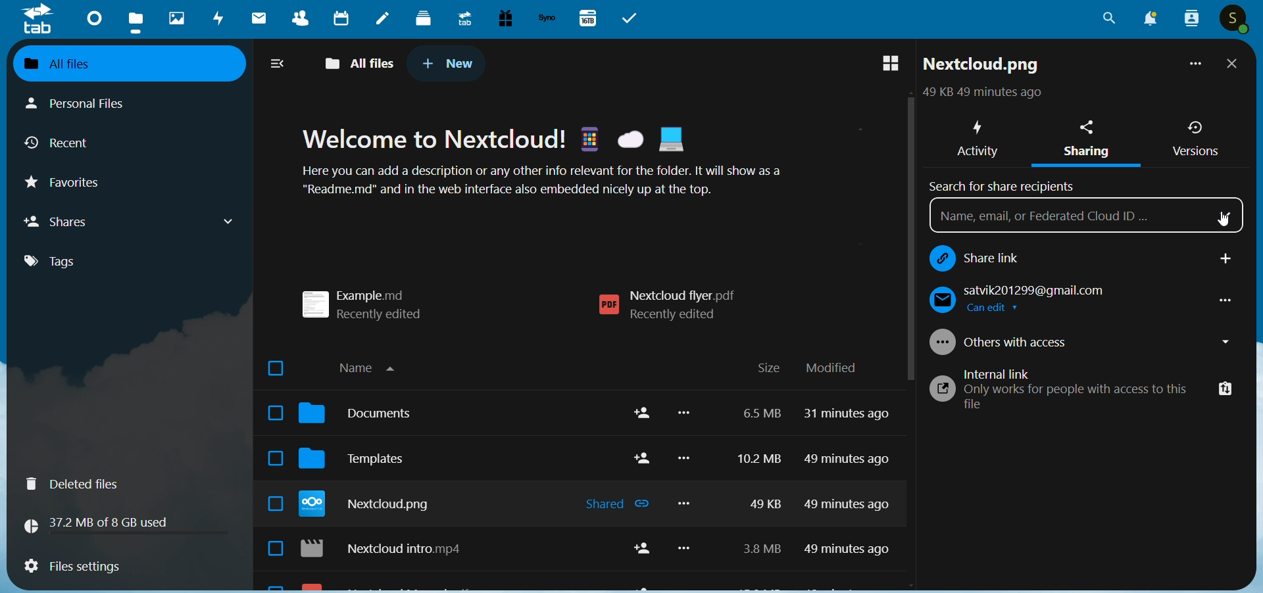 Image resolution: width=1263 pixels, height=593 pixels. I want to click on name, so click(374, 366).